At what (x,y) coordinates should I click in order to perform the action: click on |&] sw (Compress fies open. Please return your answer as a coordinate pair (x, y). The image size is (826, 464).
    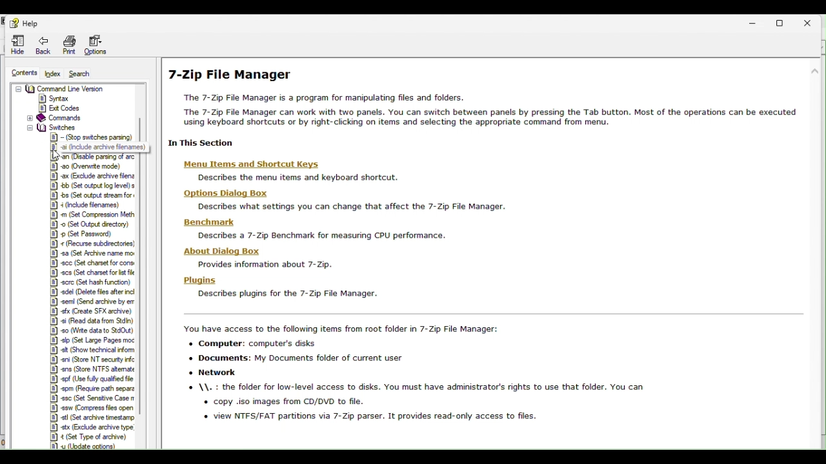
    Looking at the image, I should click on (93, 407).